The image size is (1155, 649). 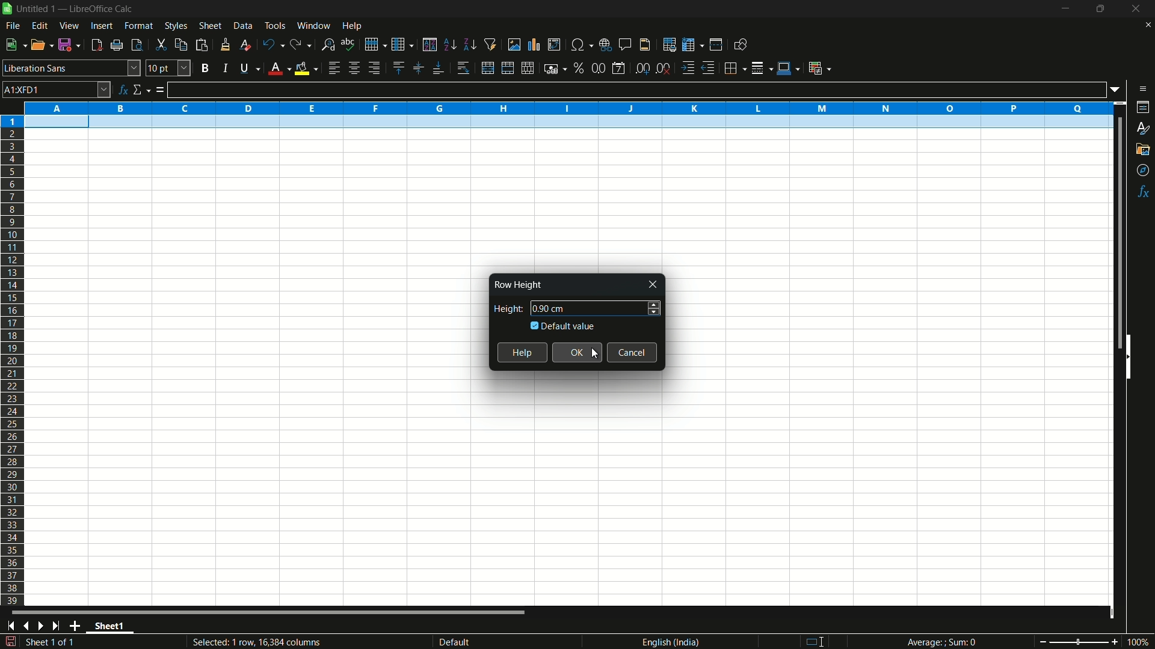 What do you see at coordinates (670, 44) in the screenshot?
I see `print area` at bounding box center [670, 44].